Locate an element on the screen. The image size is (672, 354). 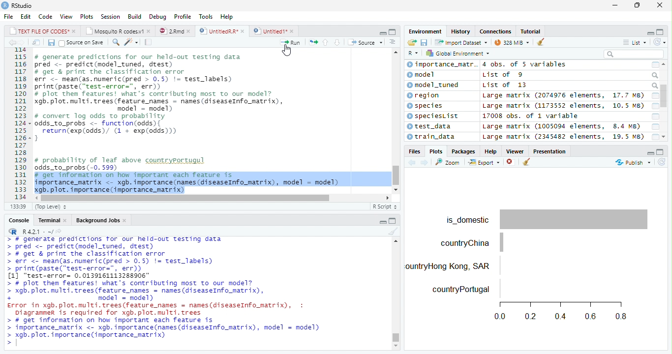
Export is located at coordinates (484, 162).